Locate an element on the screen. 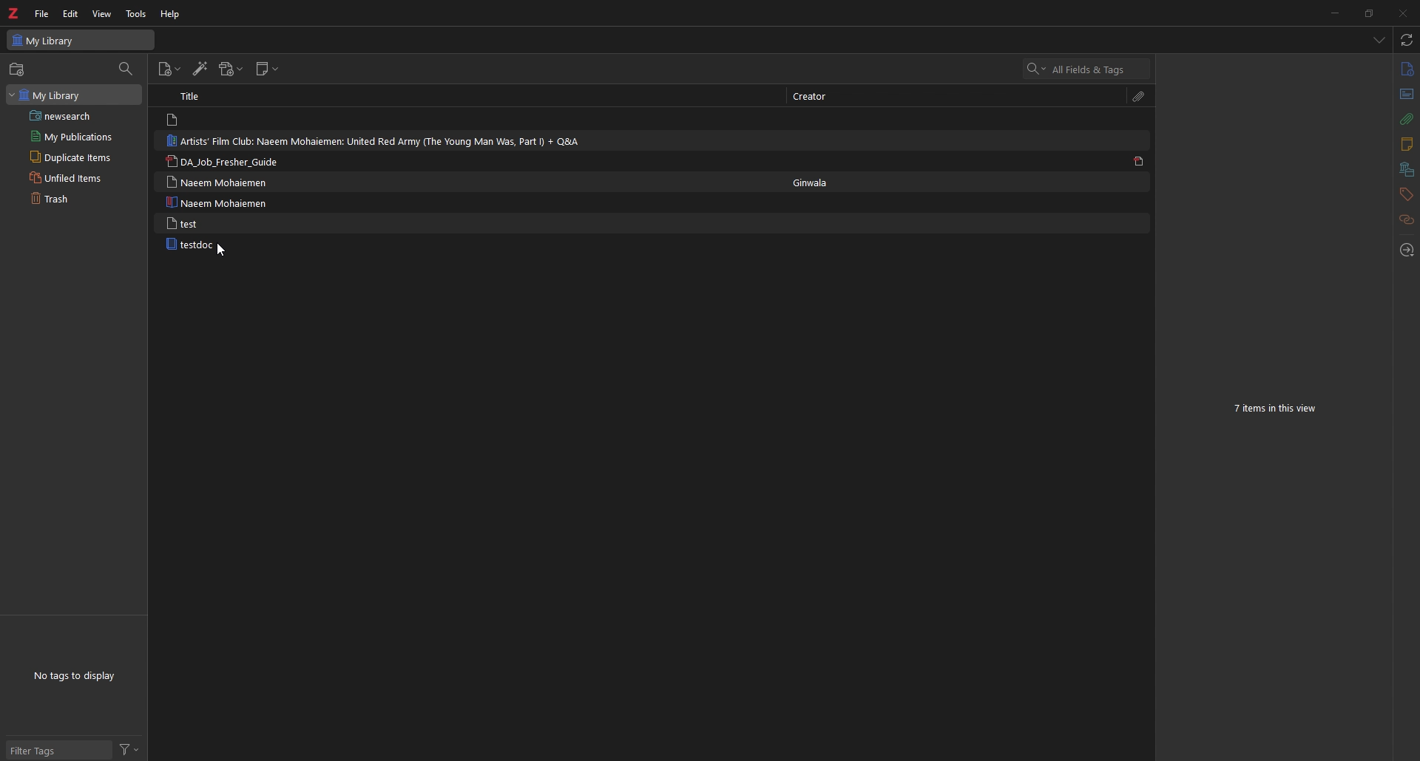 The width and height of the screenshot is (1420, 761). saved search is located at coordinates (76, 115).